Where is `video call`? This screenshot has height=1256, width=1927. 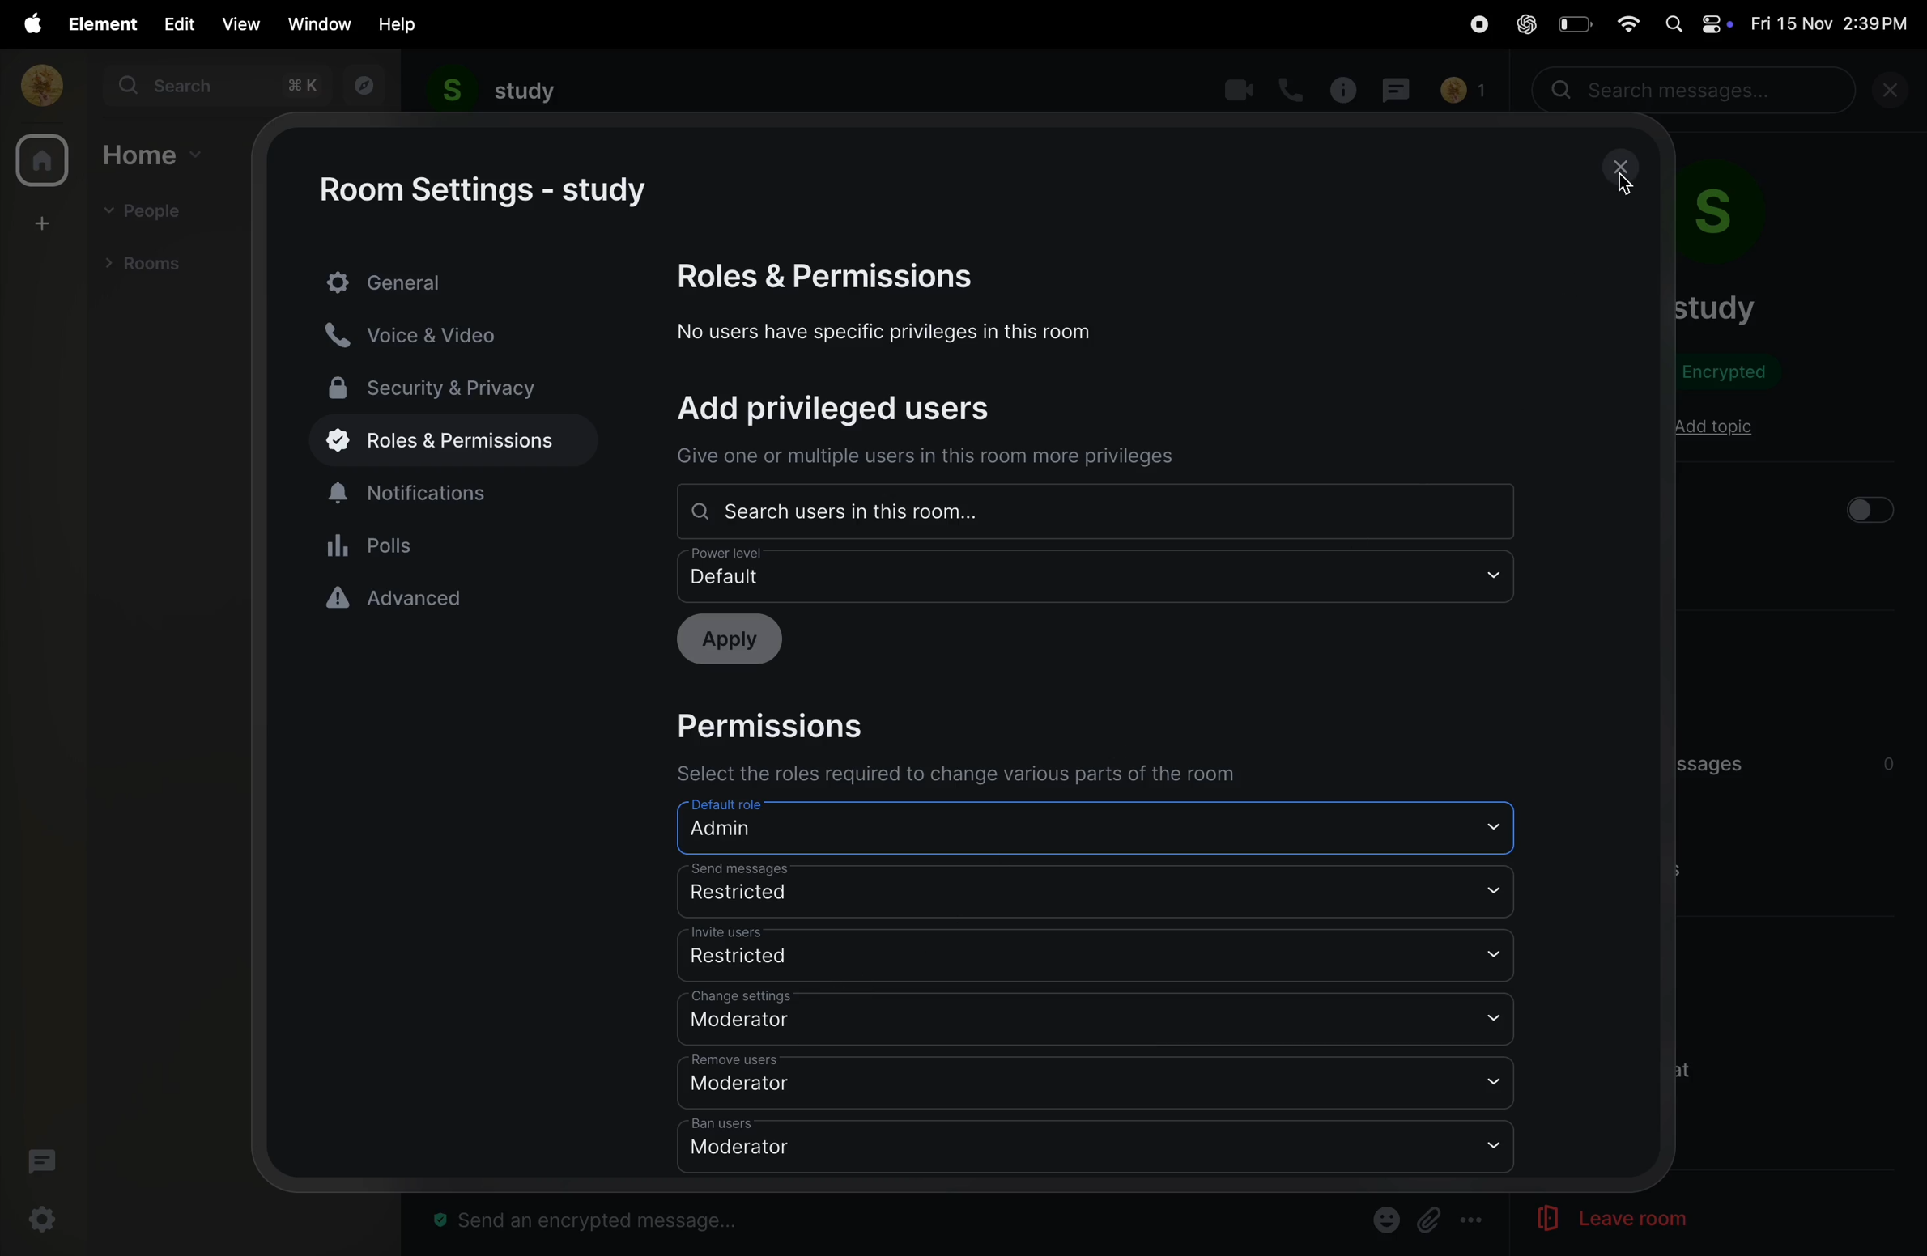 video call is located at coordinates (1235, 90).